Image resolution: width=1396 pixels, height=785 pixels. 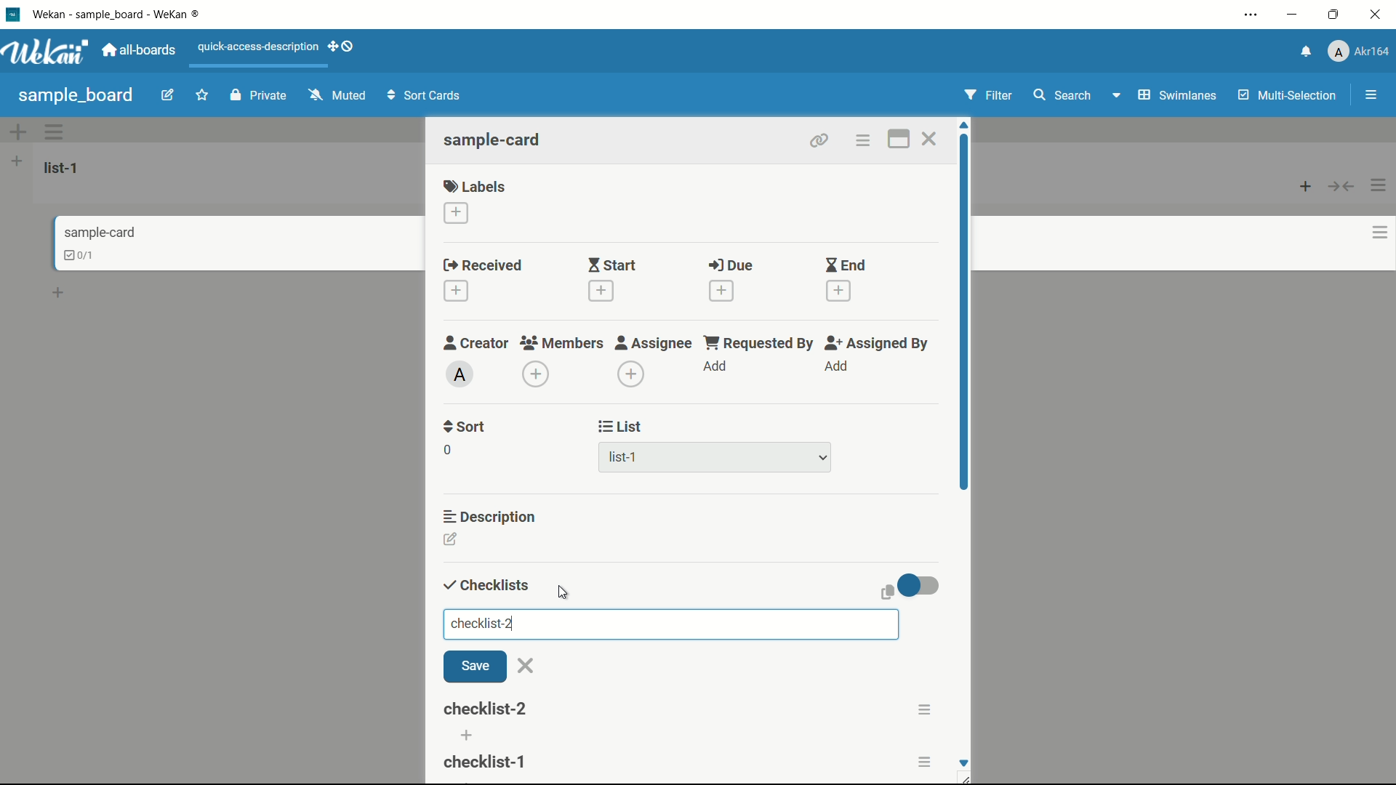 I want to click on star, so click(x=204, y=97).